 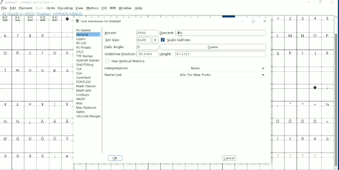 What do you see at coordinates (65, 8) in the screenshot?
I see `Encoding` at bounding box center [65, 8].